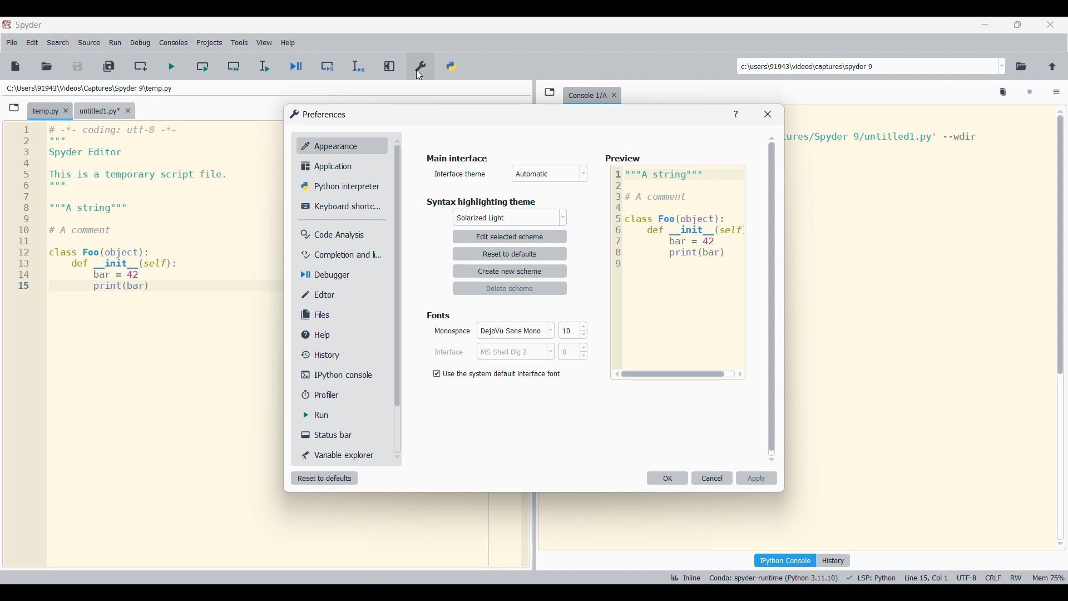  Describe the element at coordinates (343, 455) in the screenshot. I see `Variable explorer` at that location.